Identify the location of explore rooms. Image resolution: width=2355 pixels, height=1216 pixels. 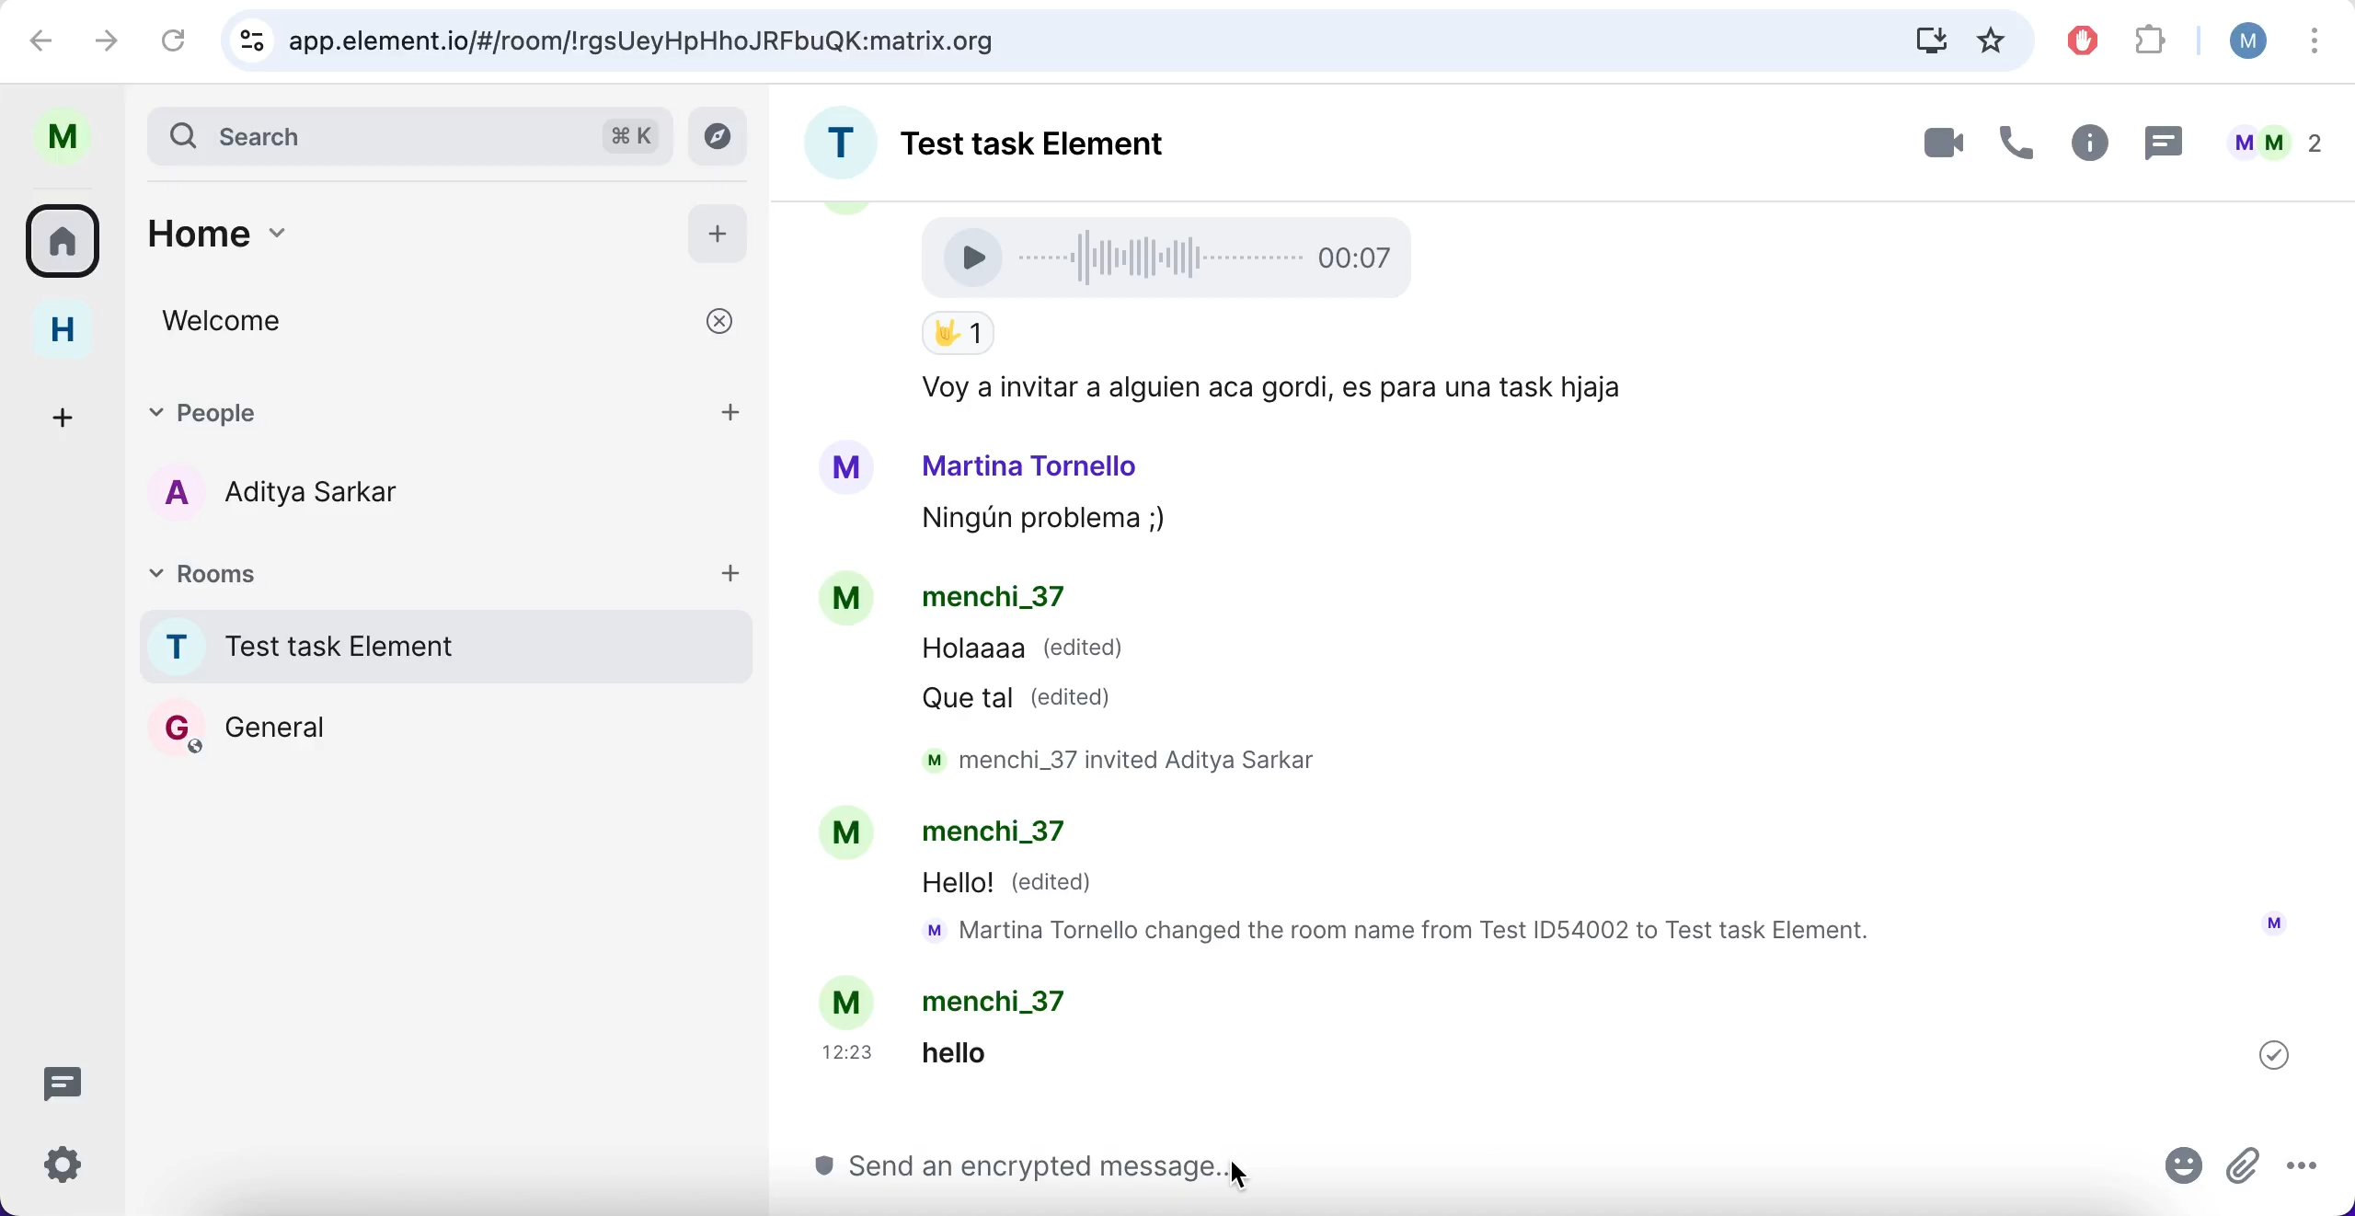
(723, 137).